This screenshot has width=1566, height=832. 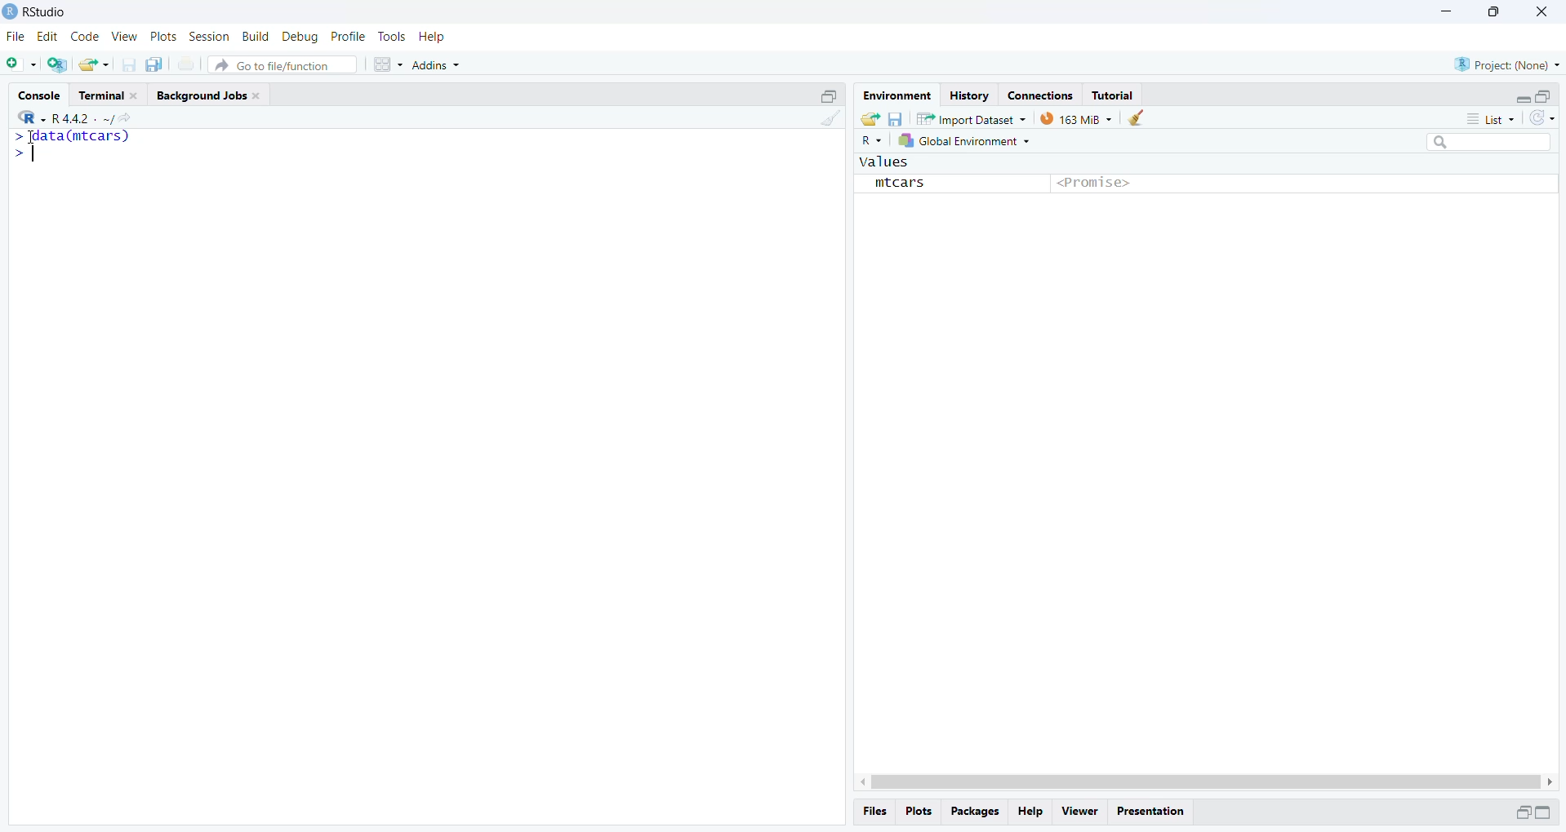 What do you see at coordinates (155, 64) in the screenshot?
I see `copy` at bounding box center [155, 64].